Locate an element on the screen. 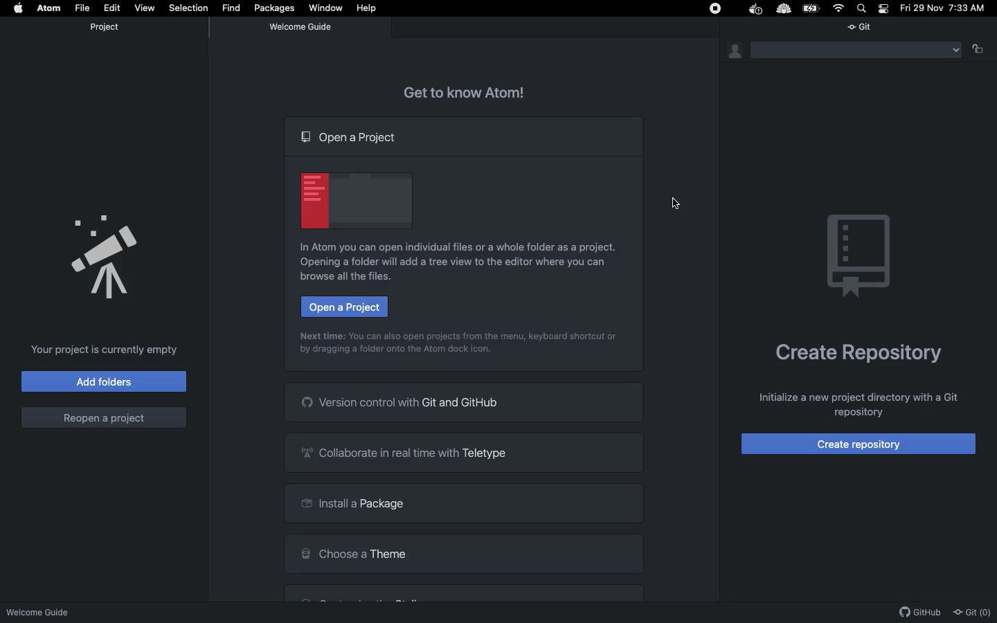 The width and height of the screenshot is (997, 623). Emblem is located at coordinates (105, 255).